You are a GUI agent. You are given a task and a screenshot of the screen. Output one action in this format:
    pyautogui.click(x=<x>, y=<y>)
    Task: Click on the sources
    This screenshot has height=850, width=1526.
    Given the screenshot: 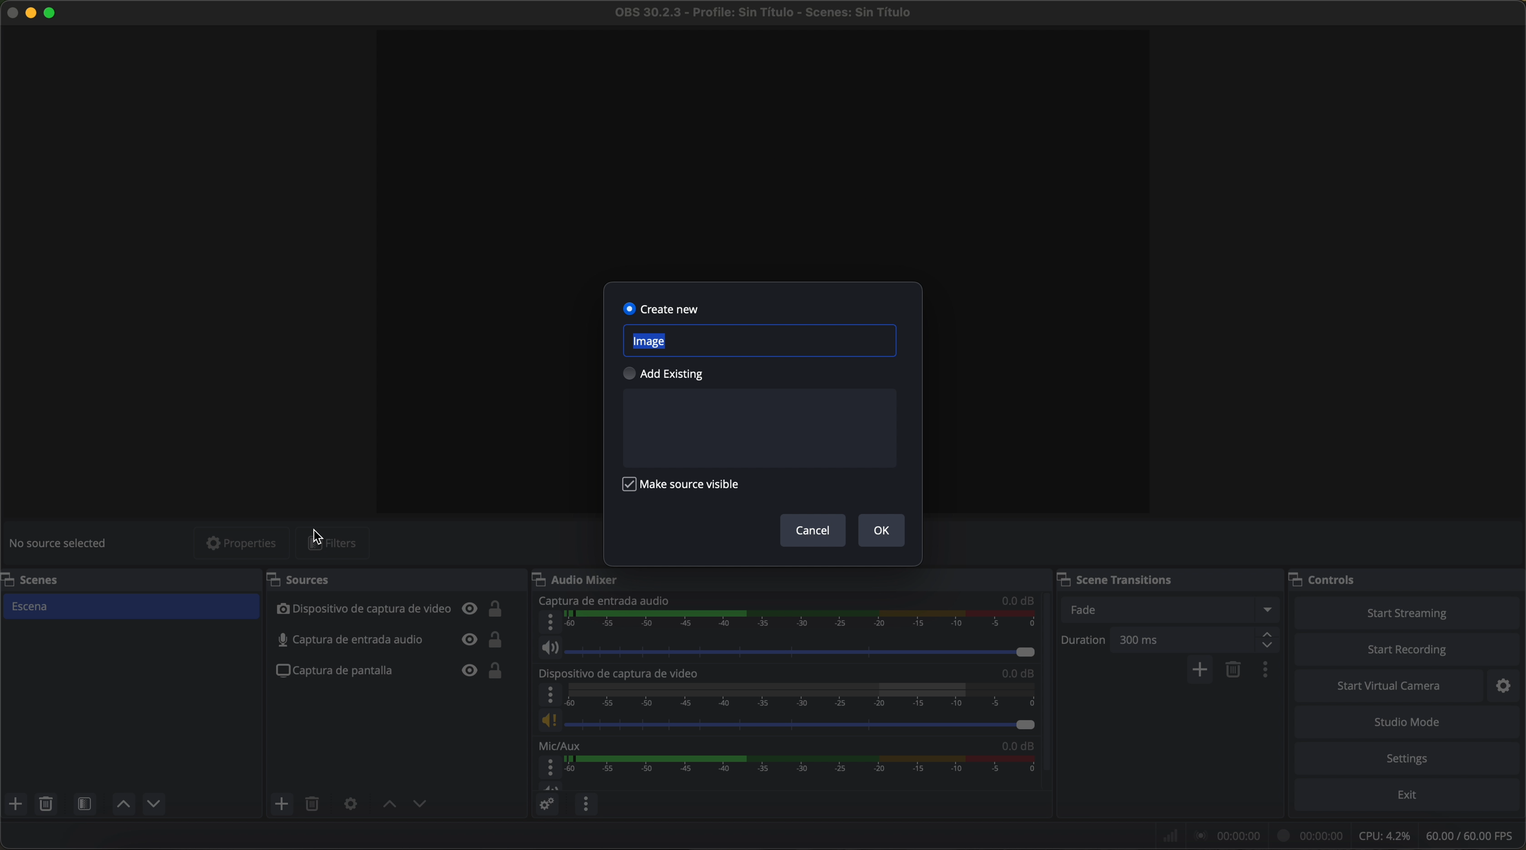 What is the action you would take?
    pyautogui.click(x=314, y=580)
    